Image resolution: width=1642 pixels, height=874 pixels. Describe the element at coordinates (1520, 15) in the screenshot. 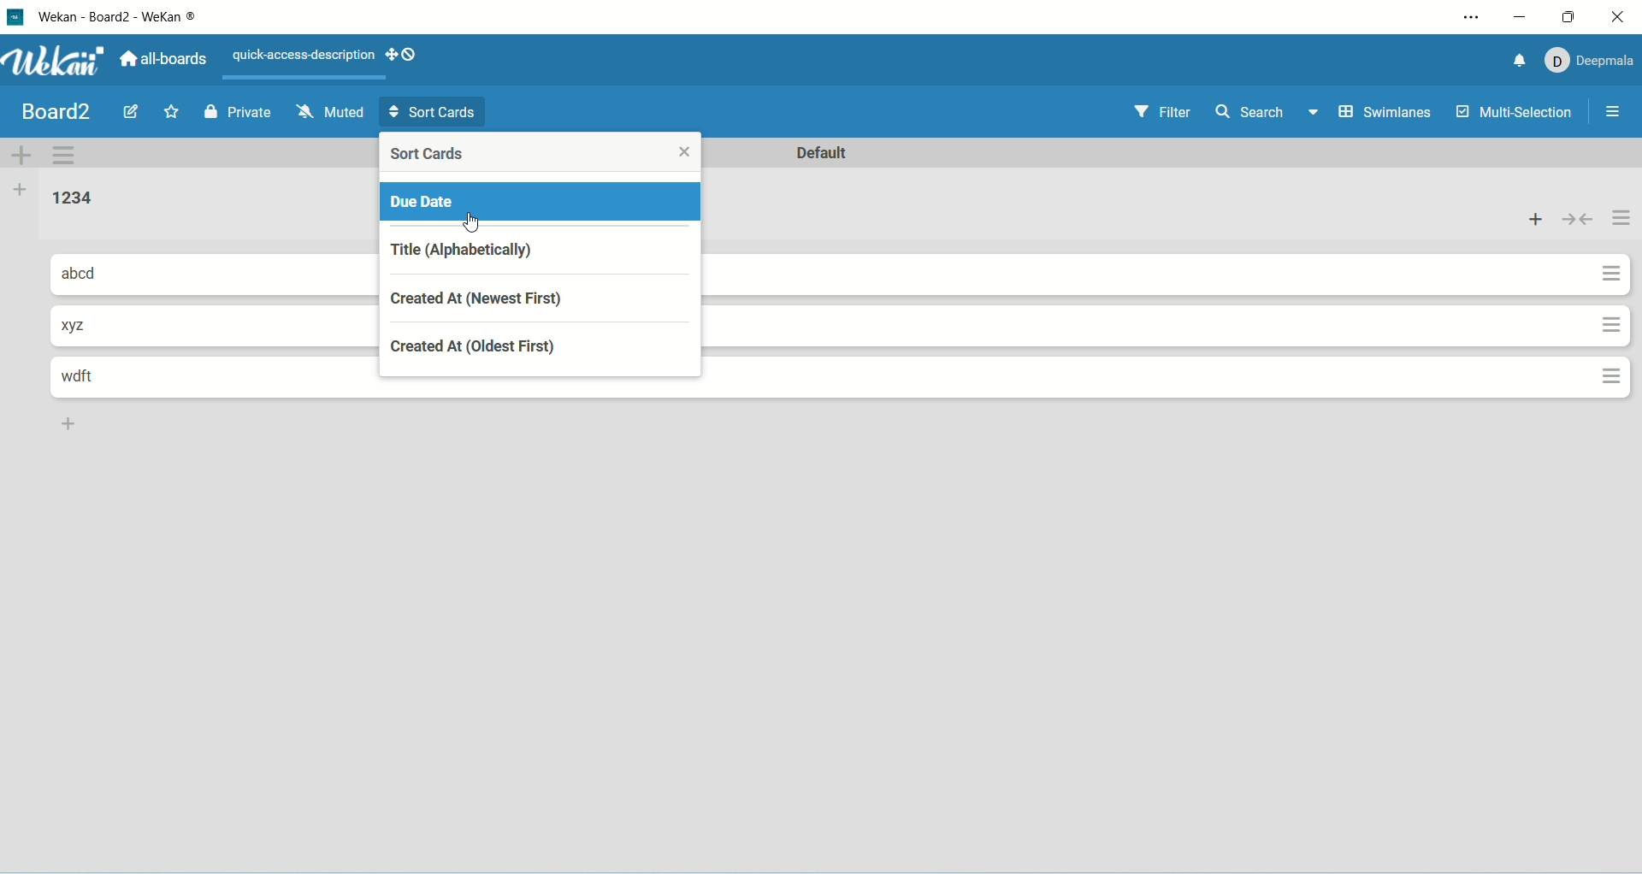

I see `minimize` at that location.